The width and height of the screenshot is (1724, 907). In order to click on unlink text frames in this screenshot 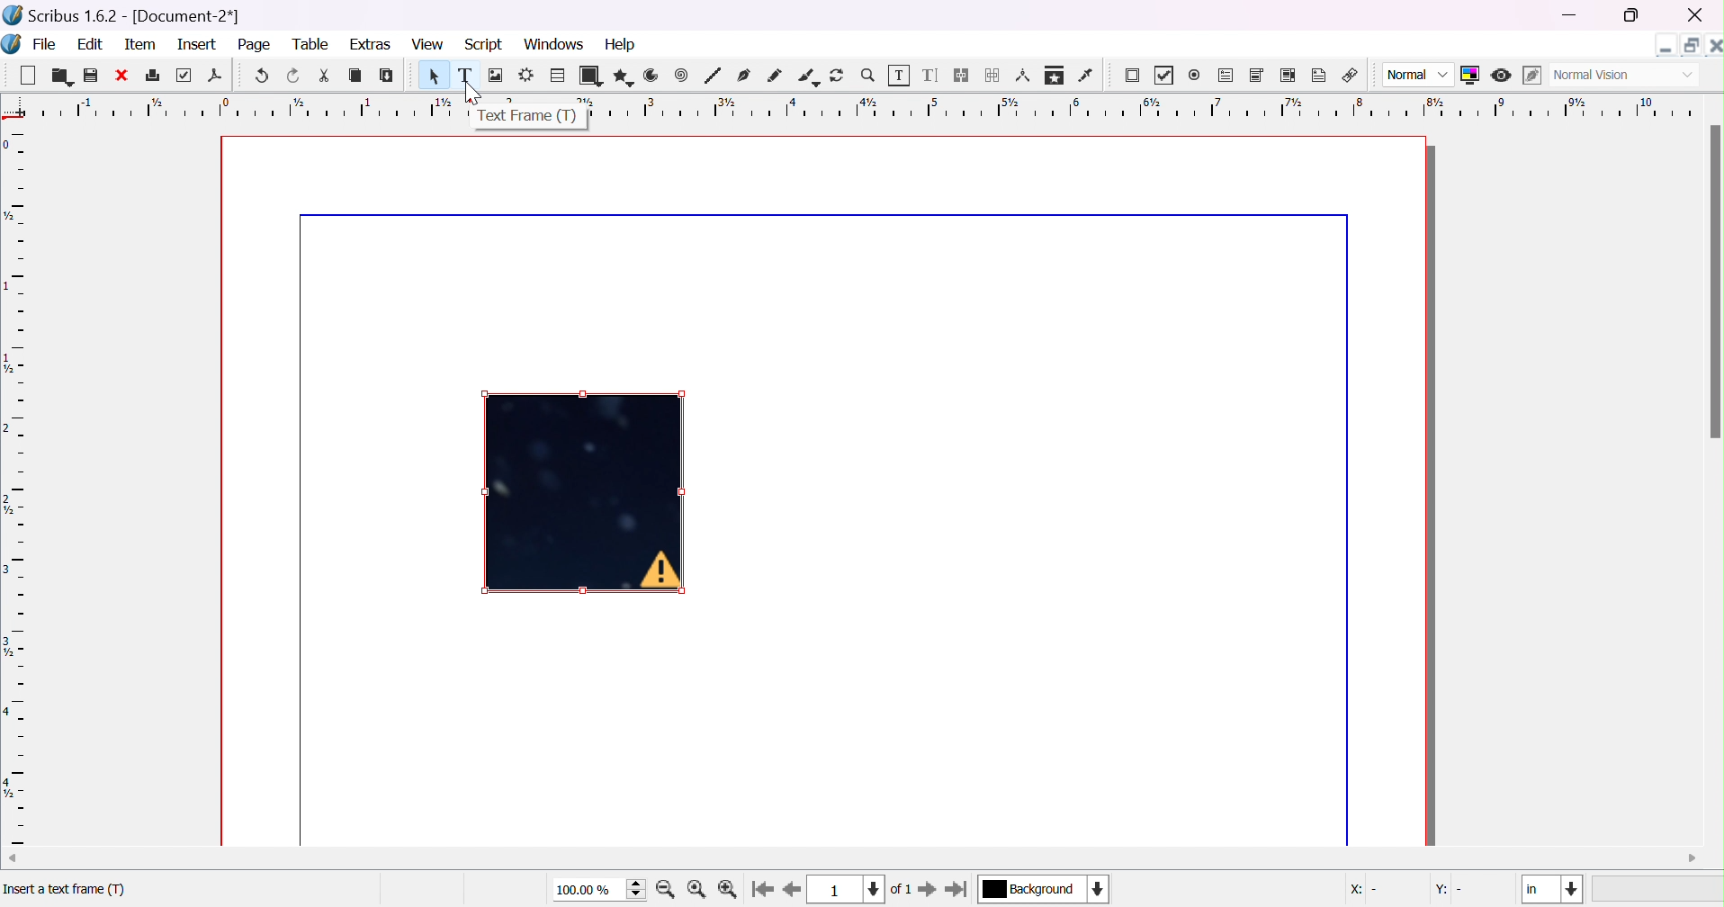, I will do `click(993, 75)`.